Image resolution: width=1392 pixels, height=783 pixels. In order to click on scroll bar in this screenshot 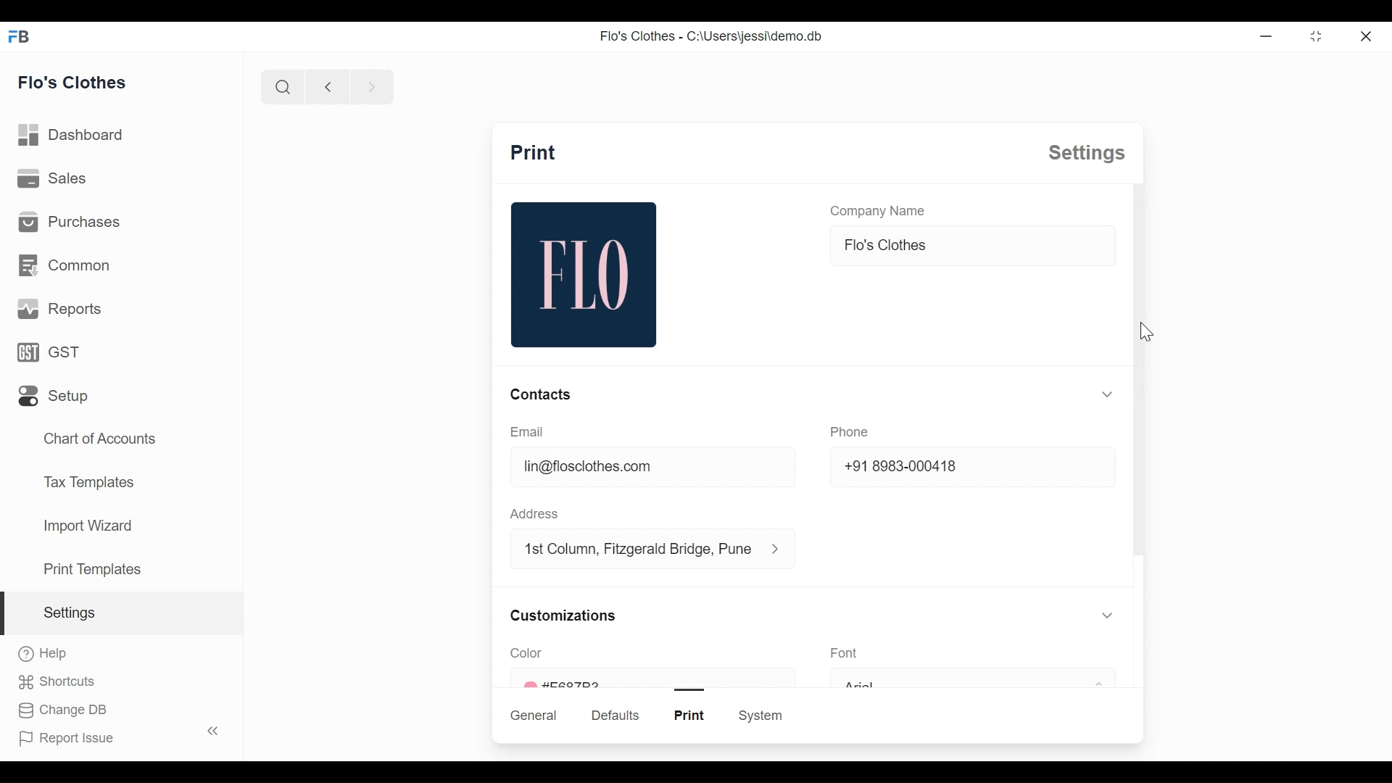, I will do `click(1139, 368)`.